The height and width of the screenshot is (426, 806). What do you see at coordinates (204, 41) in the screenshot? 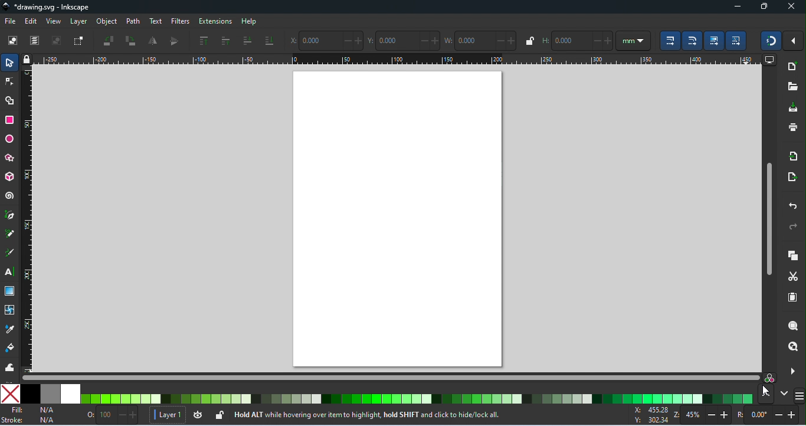
I see `raise to top` at bounding box center [204, 41].